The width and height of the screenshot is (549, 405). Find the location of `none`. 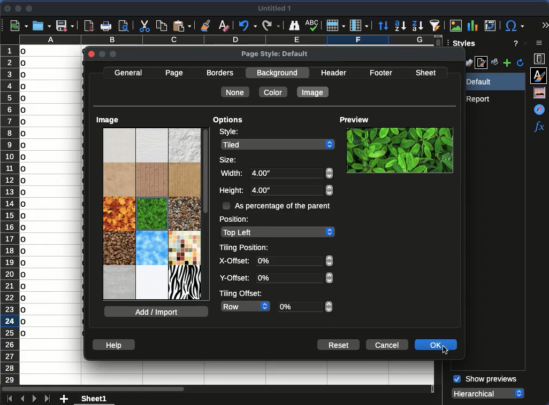

none is located at coordinates (235, 92).